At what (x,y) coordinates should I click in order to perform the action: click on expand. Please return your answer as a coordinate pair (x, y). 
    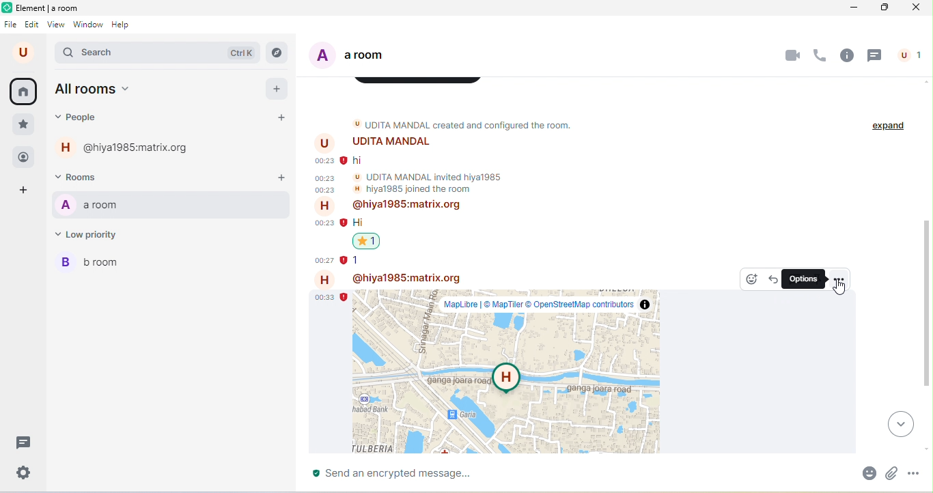
    Looking at the image, I should click on (889, 126).